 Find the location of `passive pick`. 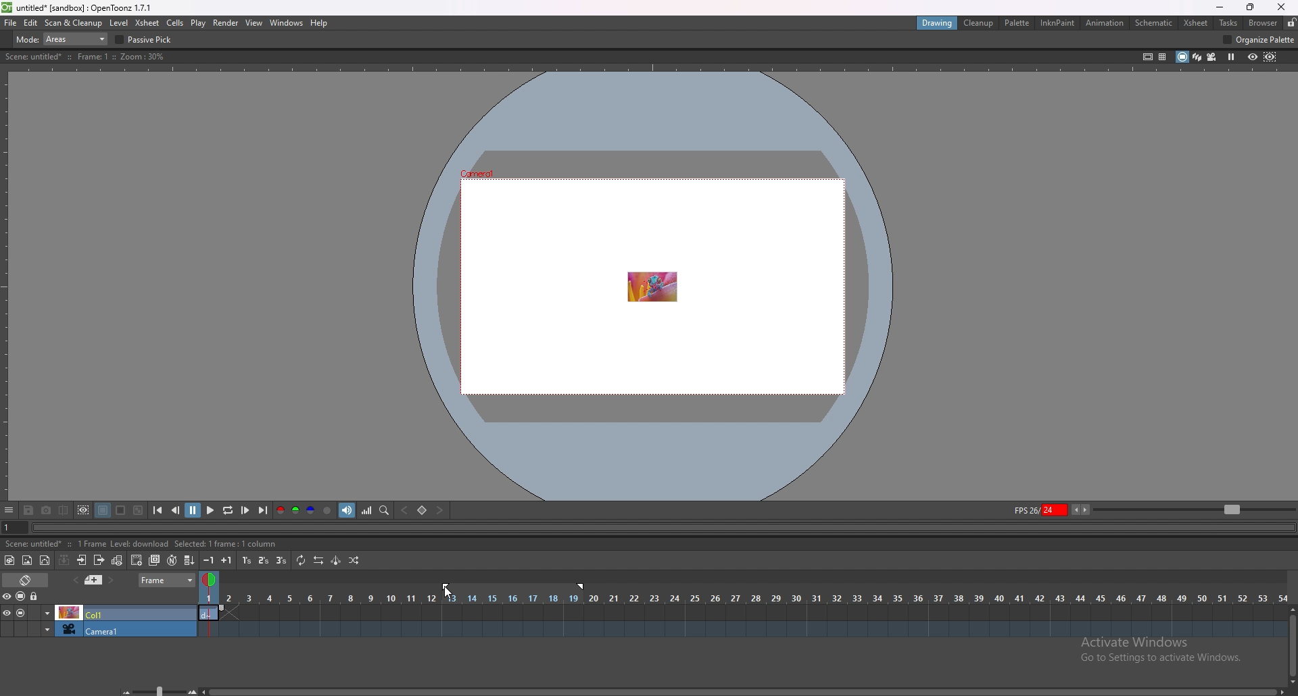

passive pick is located at coordinates (146, 40).